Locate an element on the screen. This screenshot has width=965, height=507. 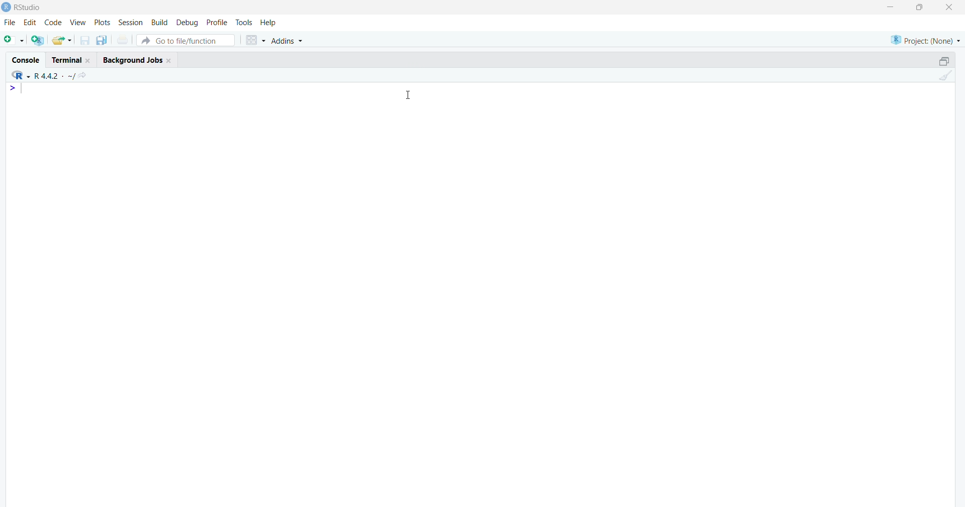
debug is located at coordinates (187, 22).